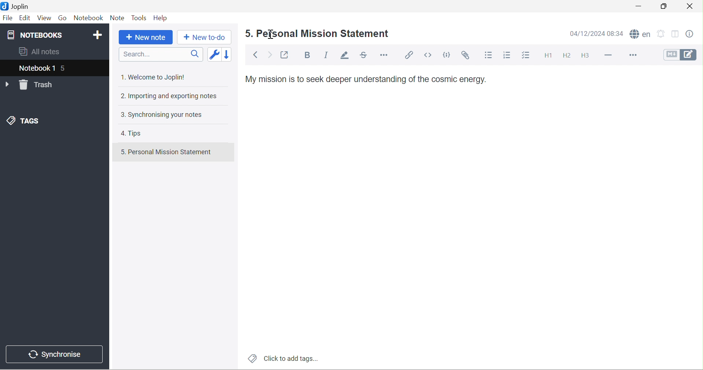 Image resolution: width=703 pixels, height=370 pixels. Describe the element at coordinates (551, 55) in the screenshot. I see `Heading 1` at that location.